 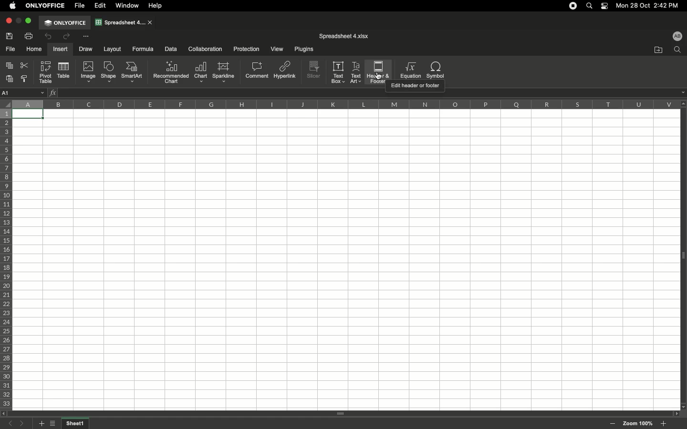 I want to click on Chart, so click(x=201, y=72).